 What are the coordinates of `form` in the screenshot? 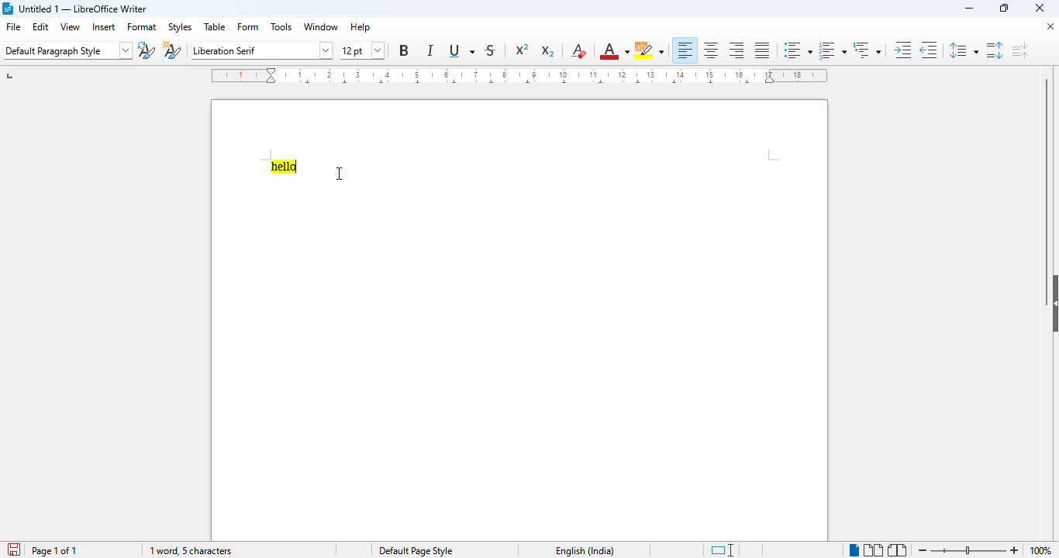 It's located at (249, 26).